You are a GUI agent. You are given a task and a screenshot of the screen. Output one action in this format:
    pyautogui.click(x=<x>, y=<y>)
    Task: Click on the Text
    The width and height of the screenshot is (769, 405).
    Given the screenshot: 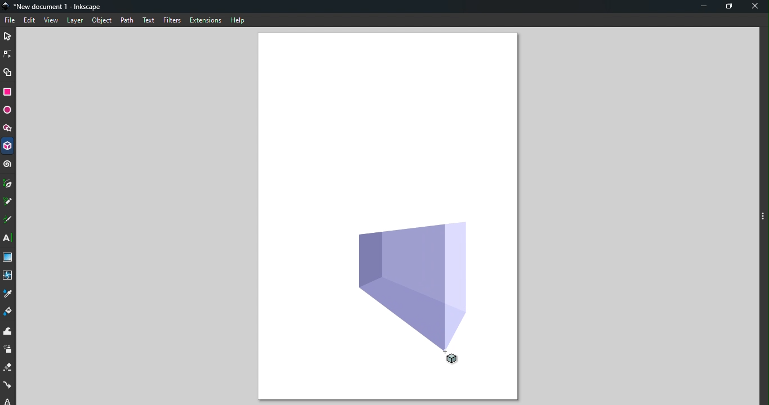 What is the action you would take?
    pyautogui.click(x=149, y=21)
    